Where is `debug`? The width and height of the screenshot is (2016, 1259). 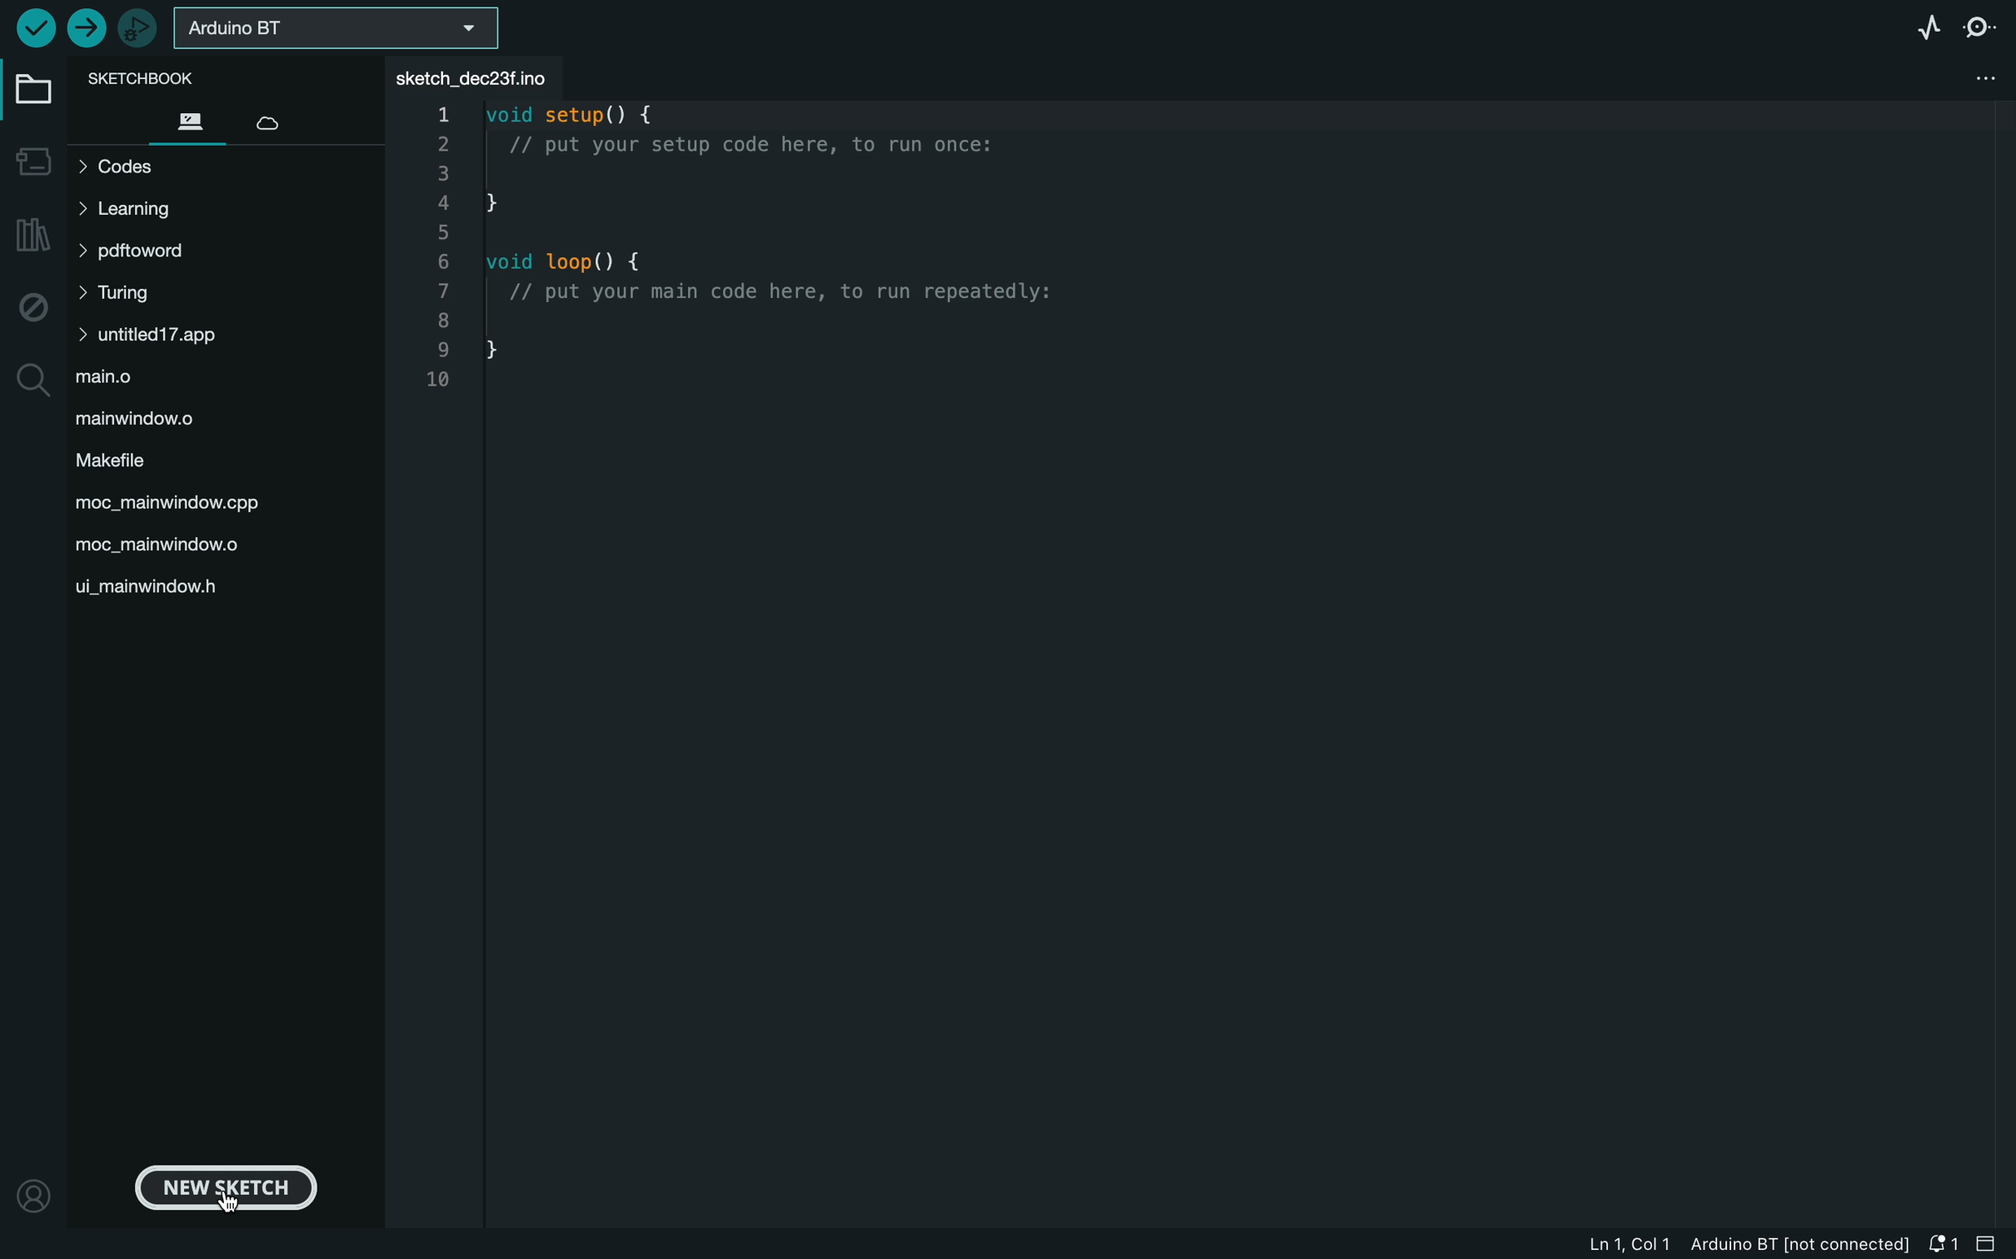 debug is located at coordinates (33, 302).